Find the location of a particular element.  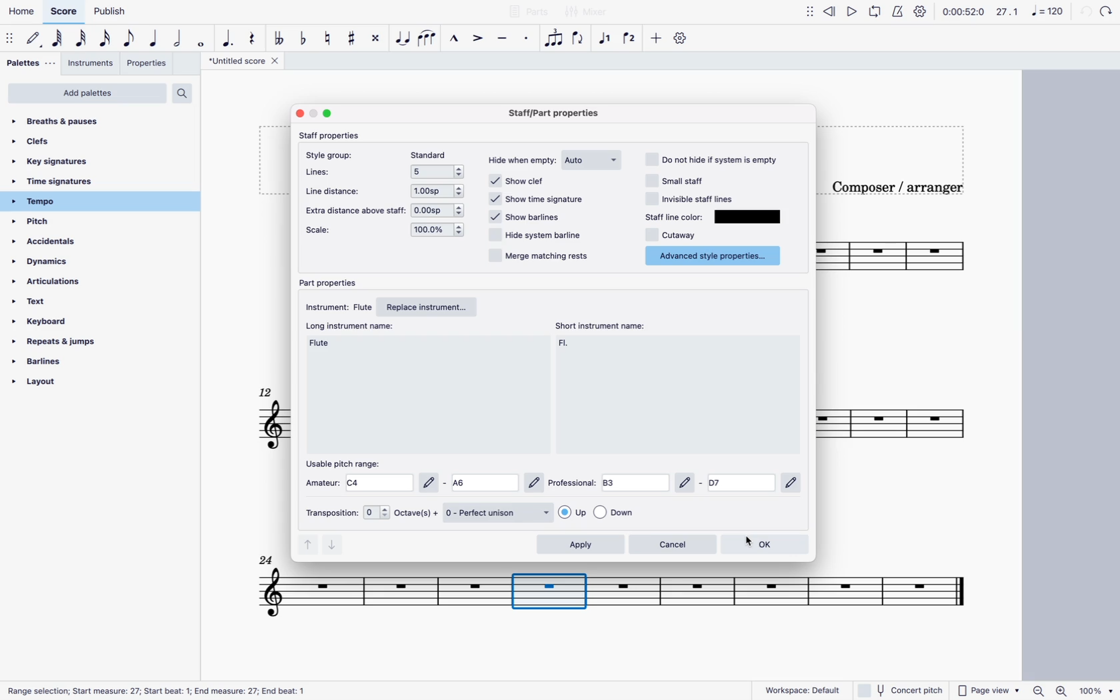

64th note is located at coordinates (59, 39).